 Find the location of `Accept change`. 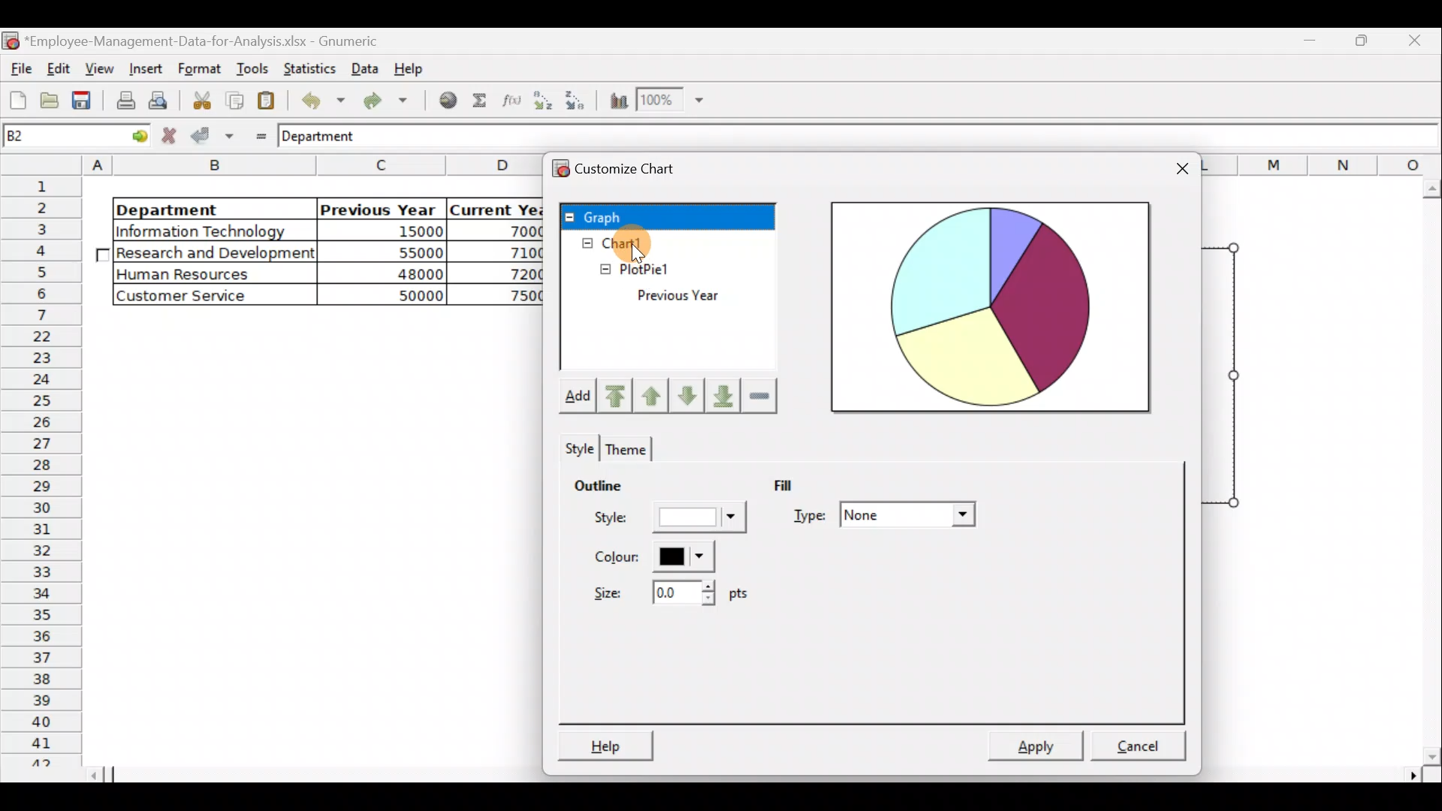

Accept change is located at coordinates (213, 136).